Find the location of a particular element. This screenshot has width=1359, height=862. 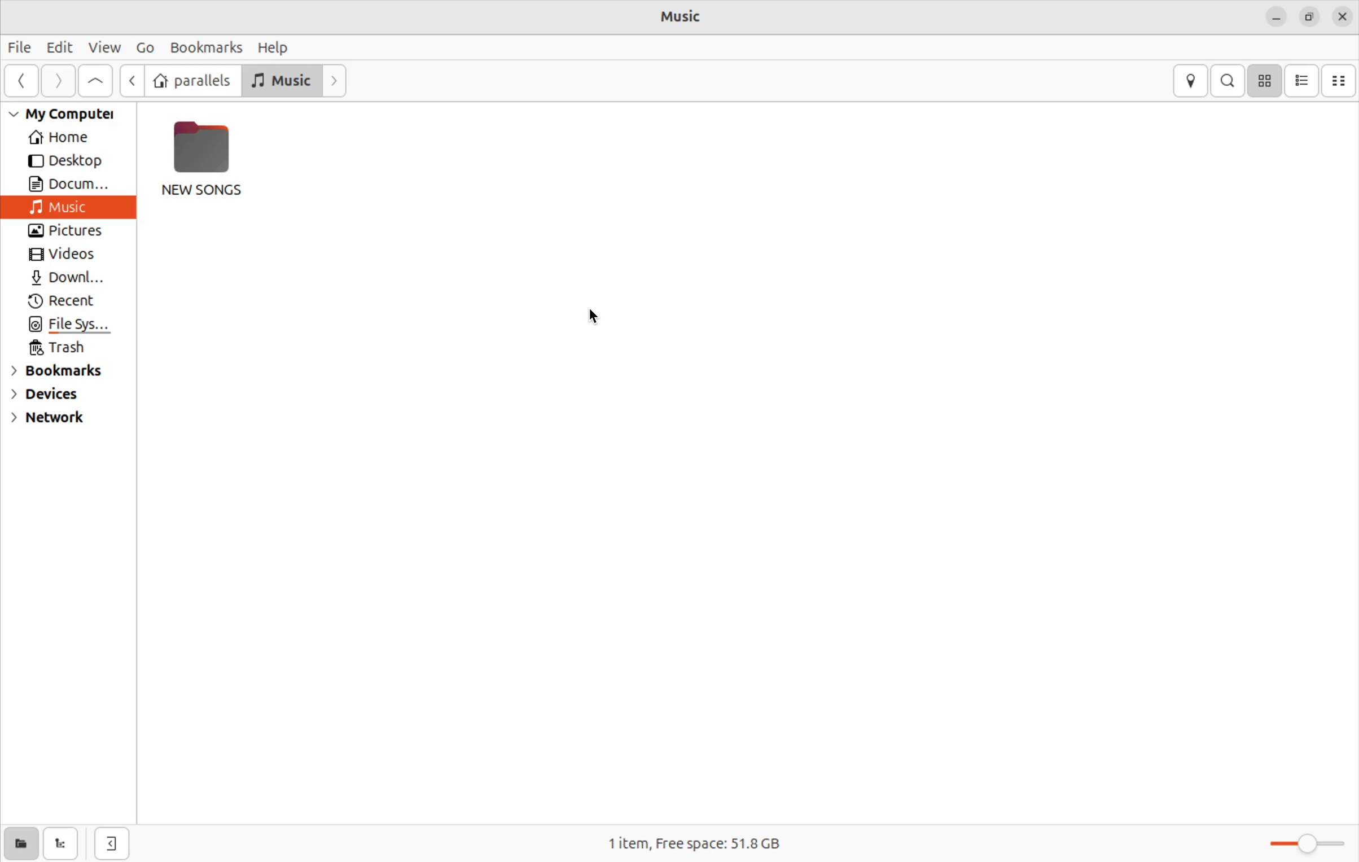

Music is located at coordinates (58, 207).